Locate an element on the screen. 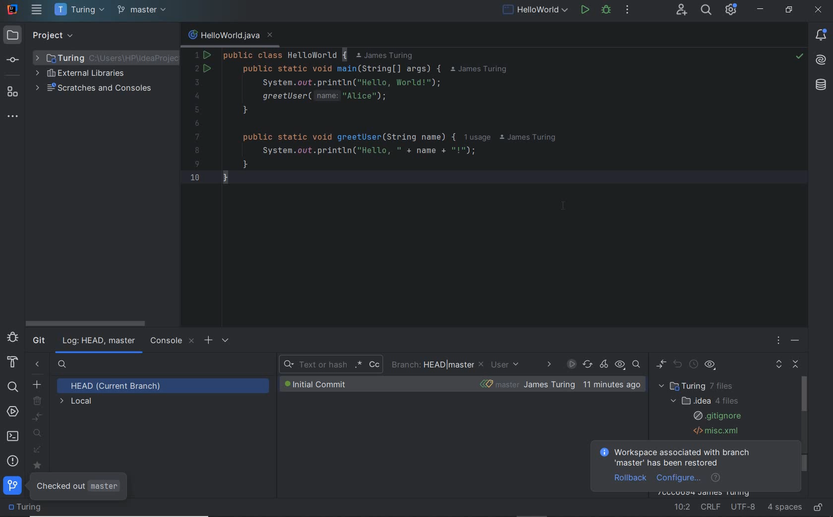  log is located at coordinates (98, 341).